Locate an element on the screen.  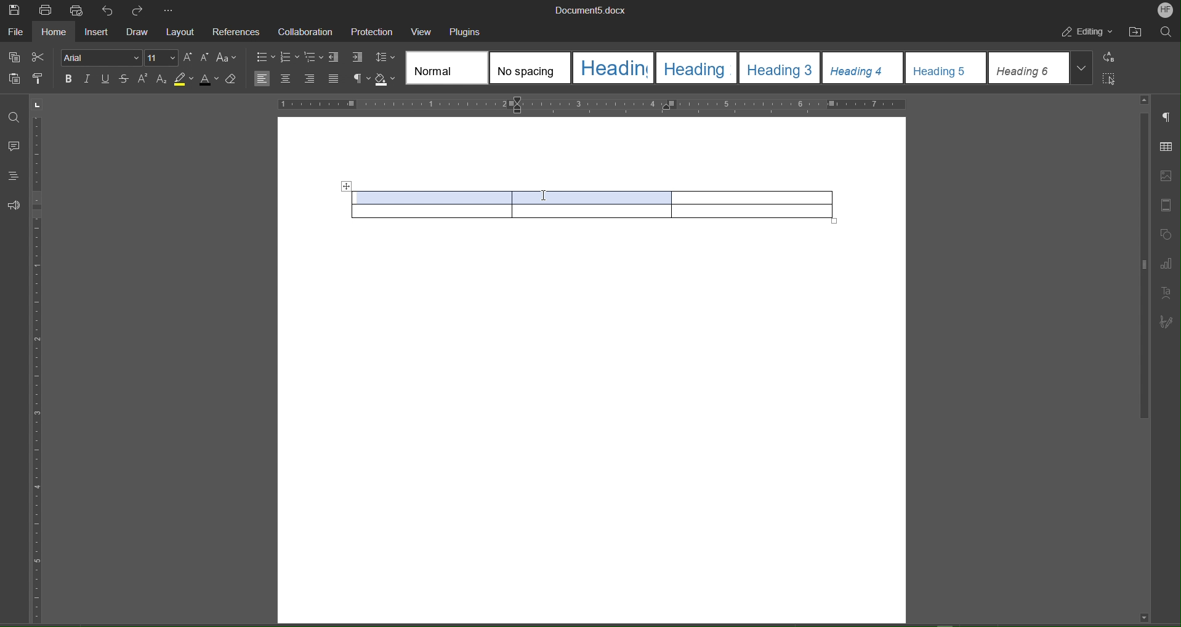
View is located at coordinates (424, 31).